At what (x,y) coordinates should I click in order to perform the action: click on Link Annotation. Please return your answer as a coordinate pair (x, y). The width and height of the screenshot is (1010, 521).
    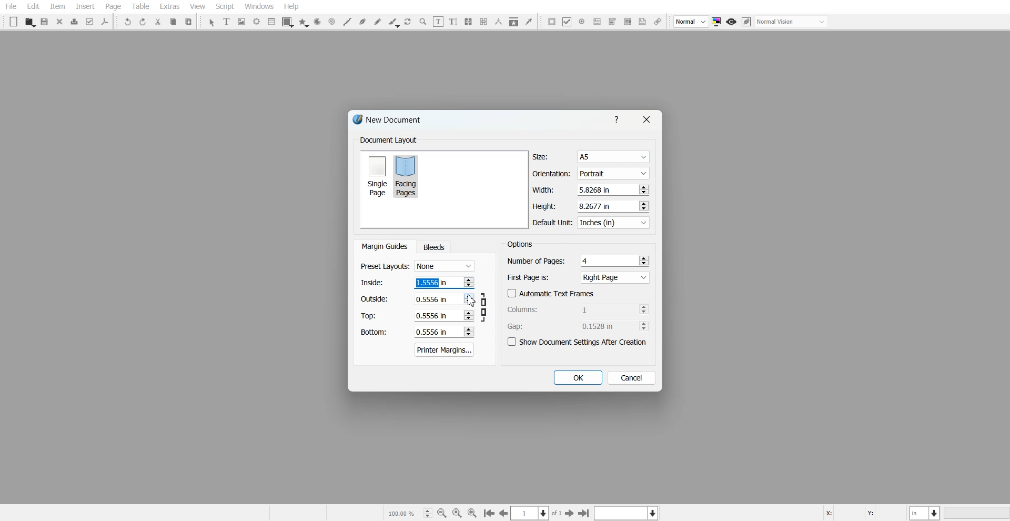
    Looking at the image, I should click on (658, 22).